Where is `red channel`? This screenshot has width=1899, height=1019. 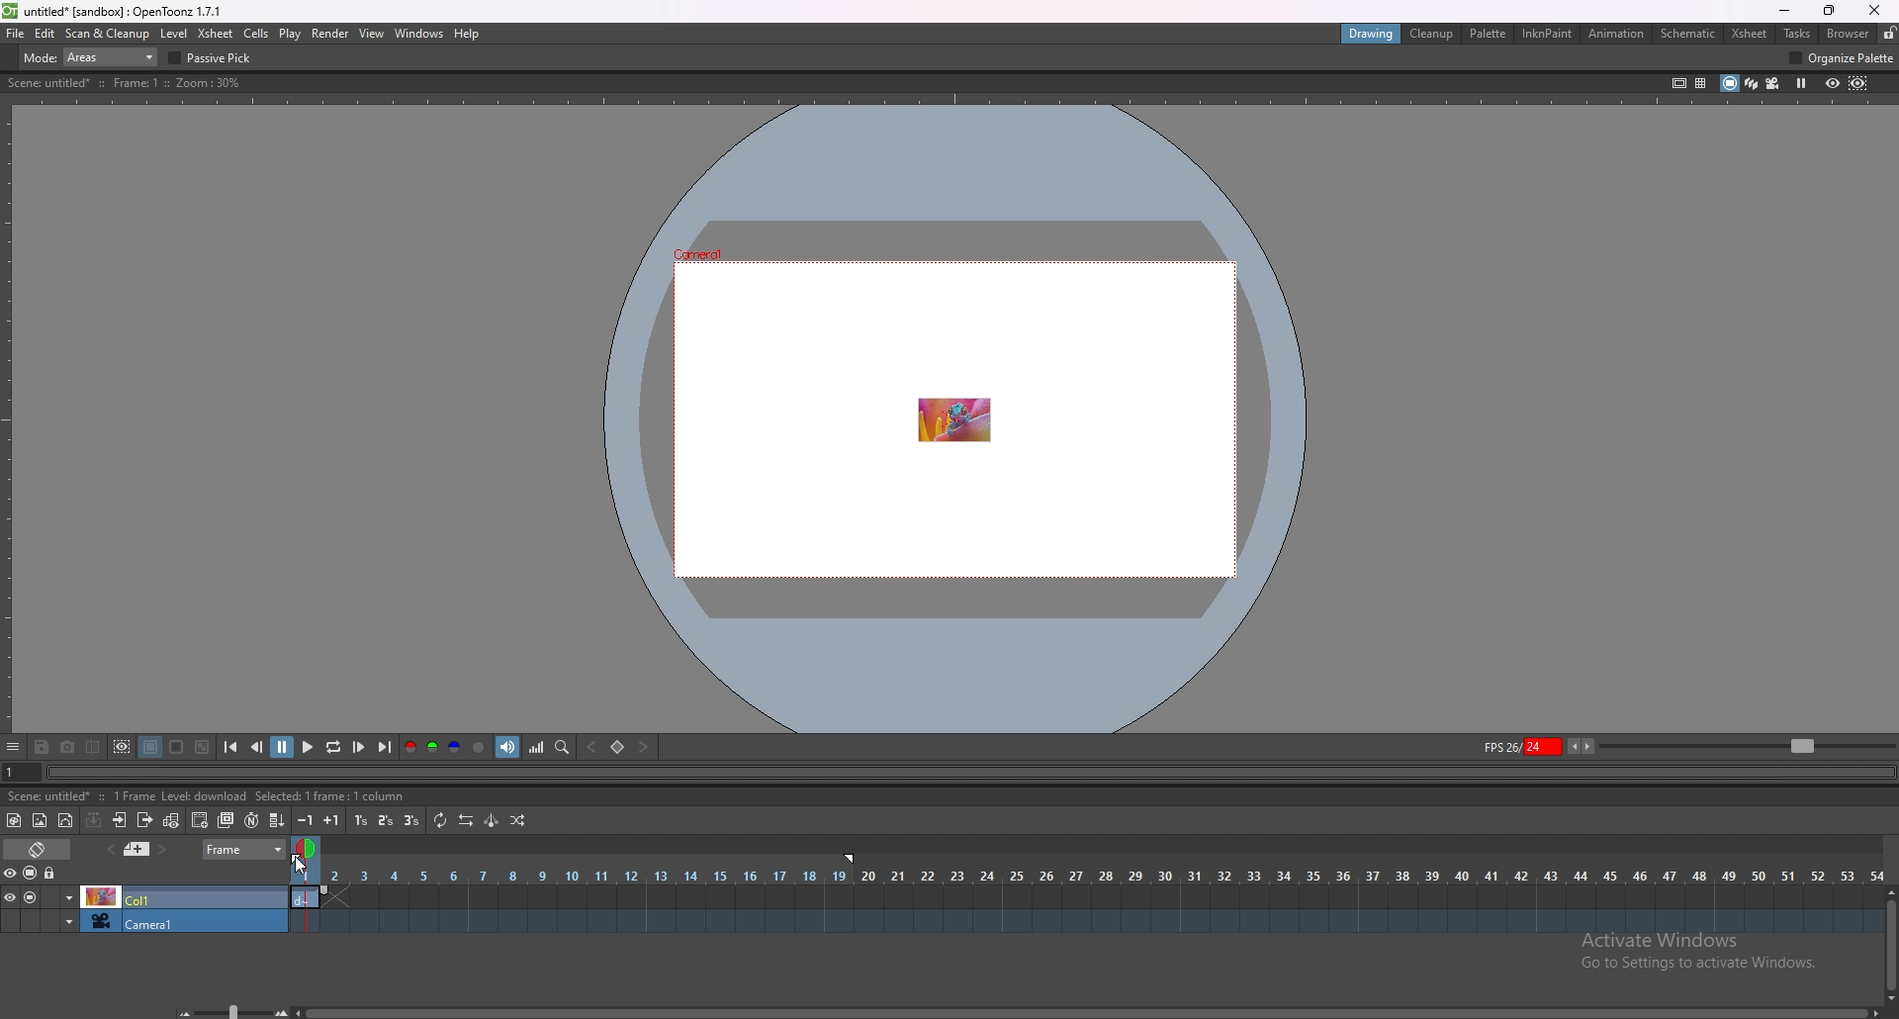 red channel is located at coordinates (409, 746).